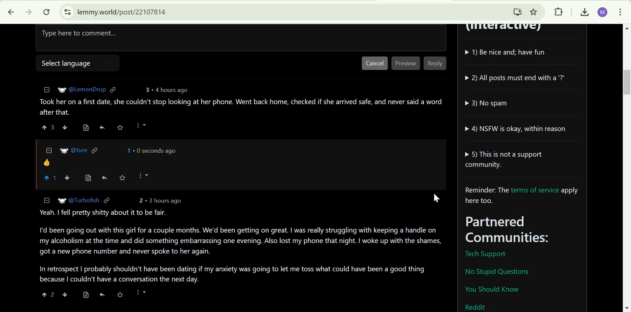 The width and height of the screenshot is (631, 312). Describe the element at coordinates (87, 89) in the screenshot. I see `user ID` at that location.